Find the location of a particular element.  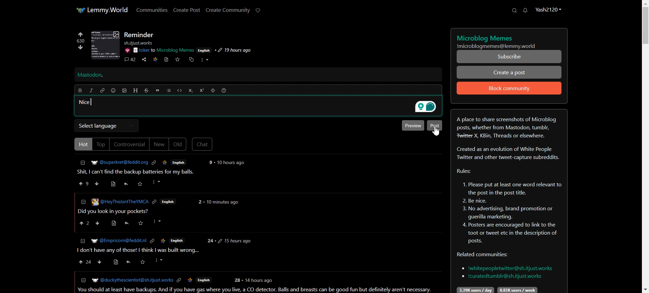

Select language is located at coordinates (106, 126).